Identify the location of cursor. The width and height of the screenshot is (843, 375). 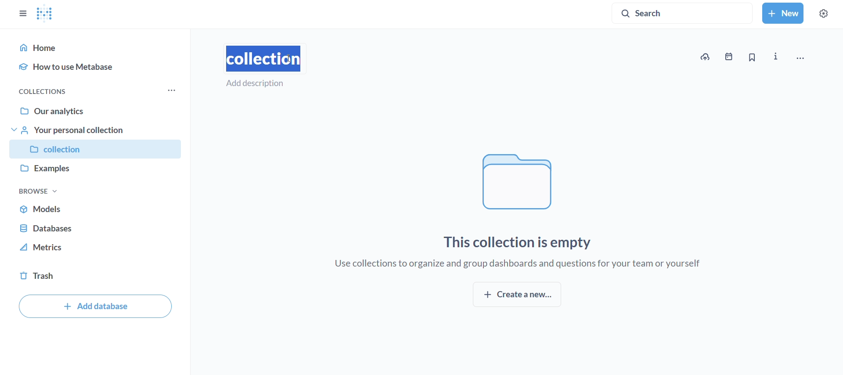
(288, 57).